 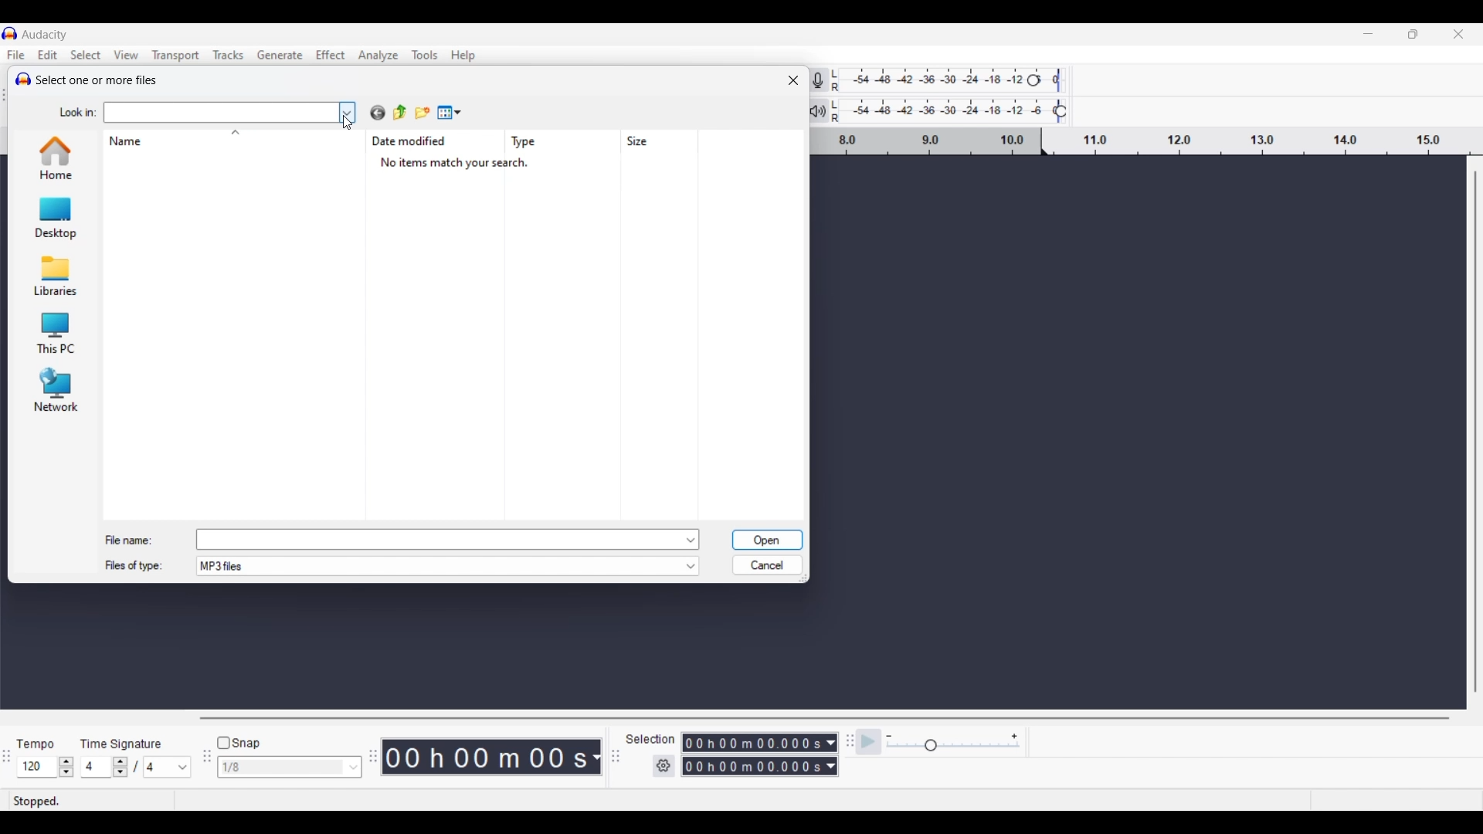 What do you see at coordinates (143, 568) in the screenshot?
I see `Files of type:` at bounding box center [143, 568].